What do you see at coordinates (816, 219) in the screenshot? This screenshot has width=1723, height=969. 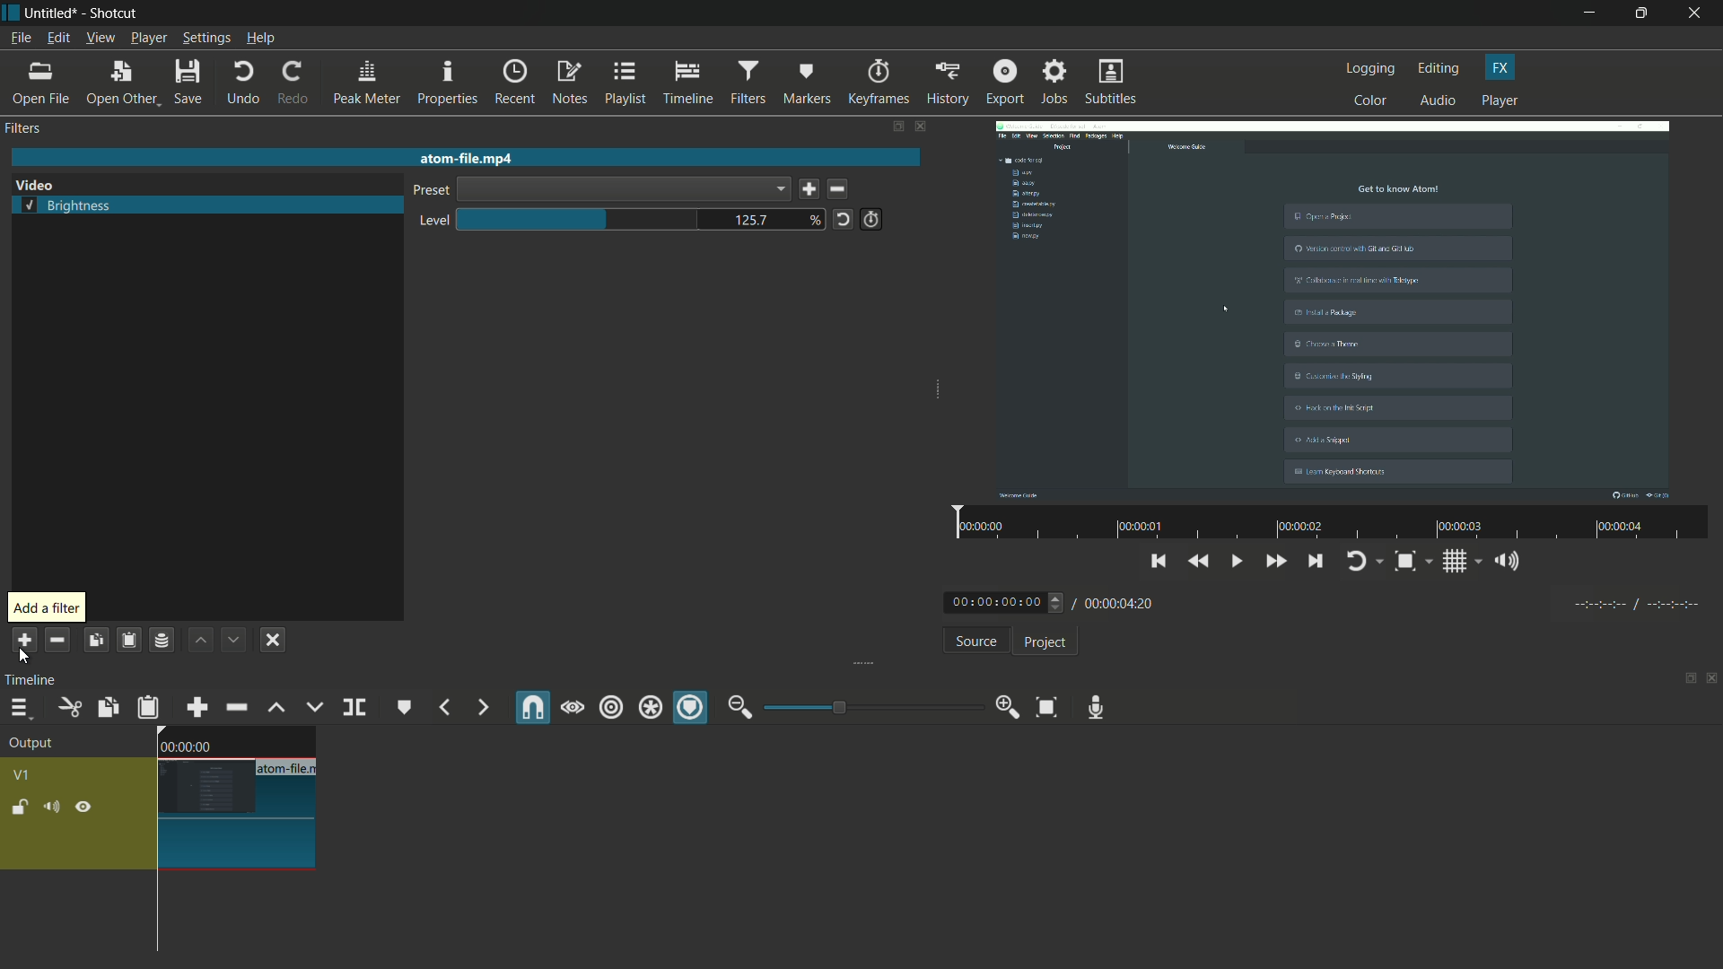 I see `%` at bounding box center [816, 219].